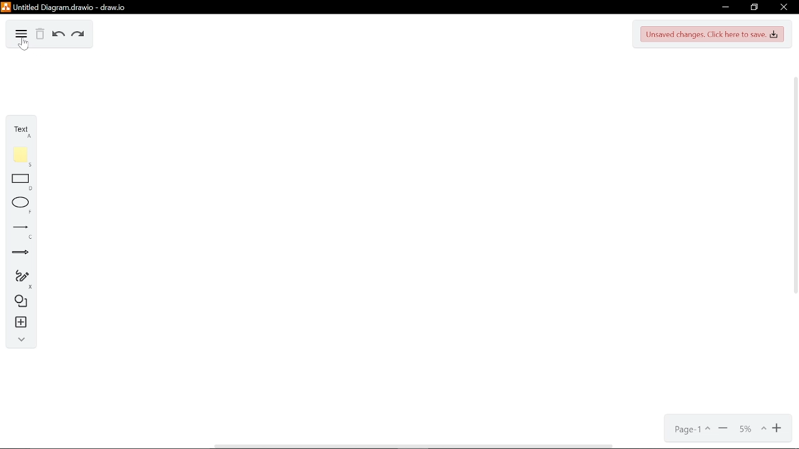 This screenshot has width=799, height=449. Describe the element at coordinates (752, 430) in the screenshot. I see `Current zoom` at that location.